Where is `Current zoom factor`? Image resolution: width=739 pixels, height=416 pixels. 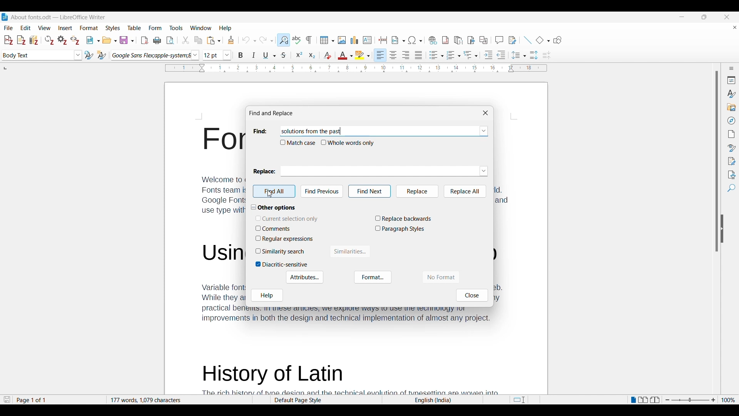 Current zoom factor is located at coordinates (728, 400).